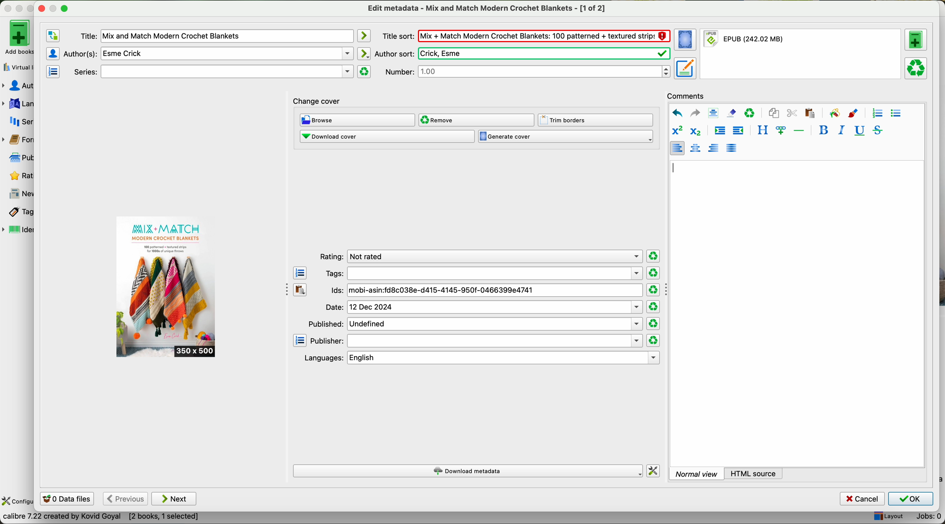 This screenshot has width=945, height=524. What do you see at coordinates (363, 53) in the screenshot?
I see `automatically create de author sort` at bounding box center [363, 53].